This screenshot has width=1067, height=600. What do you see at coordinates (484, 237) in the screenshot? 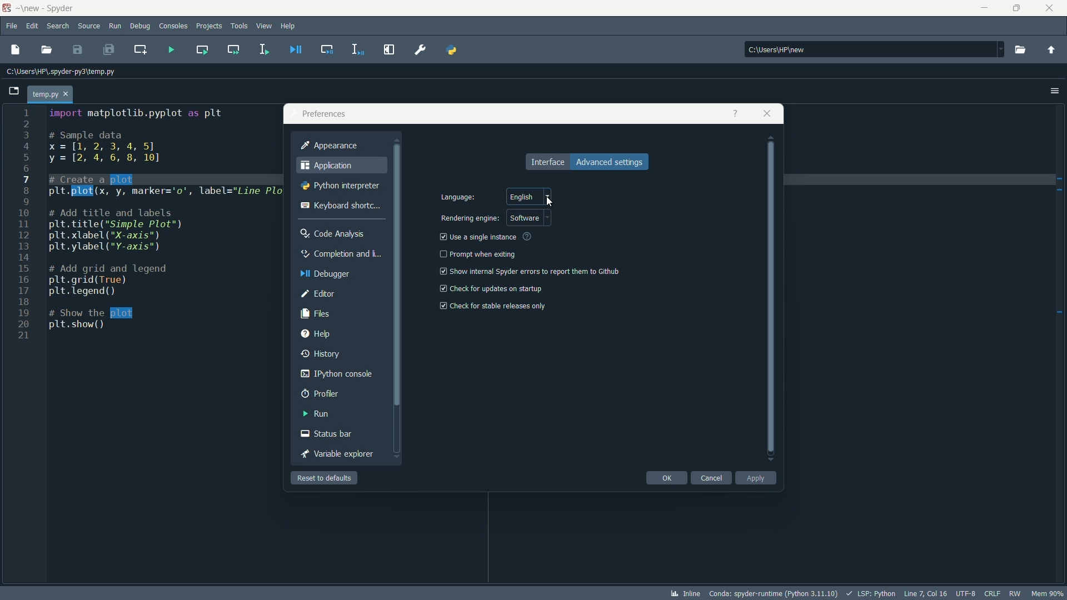
I see `use a single instance` at bounding box center [484, 237].